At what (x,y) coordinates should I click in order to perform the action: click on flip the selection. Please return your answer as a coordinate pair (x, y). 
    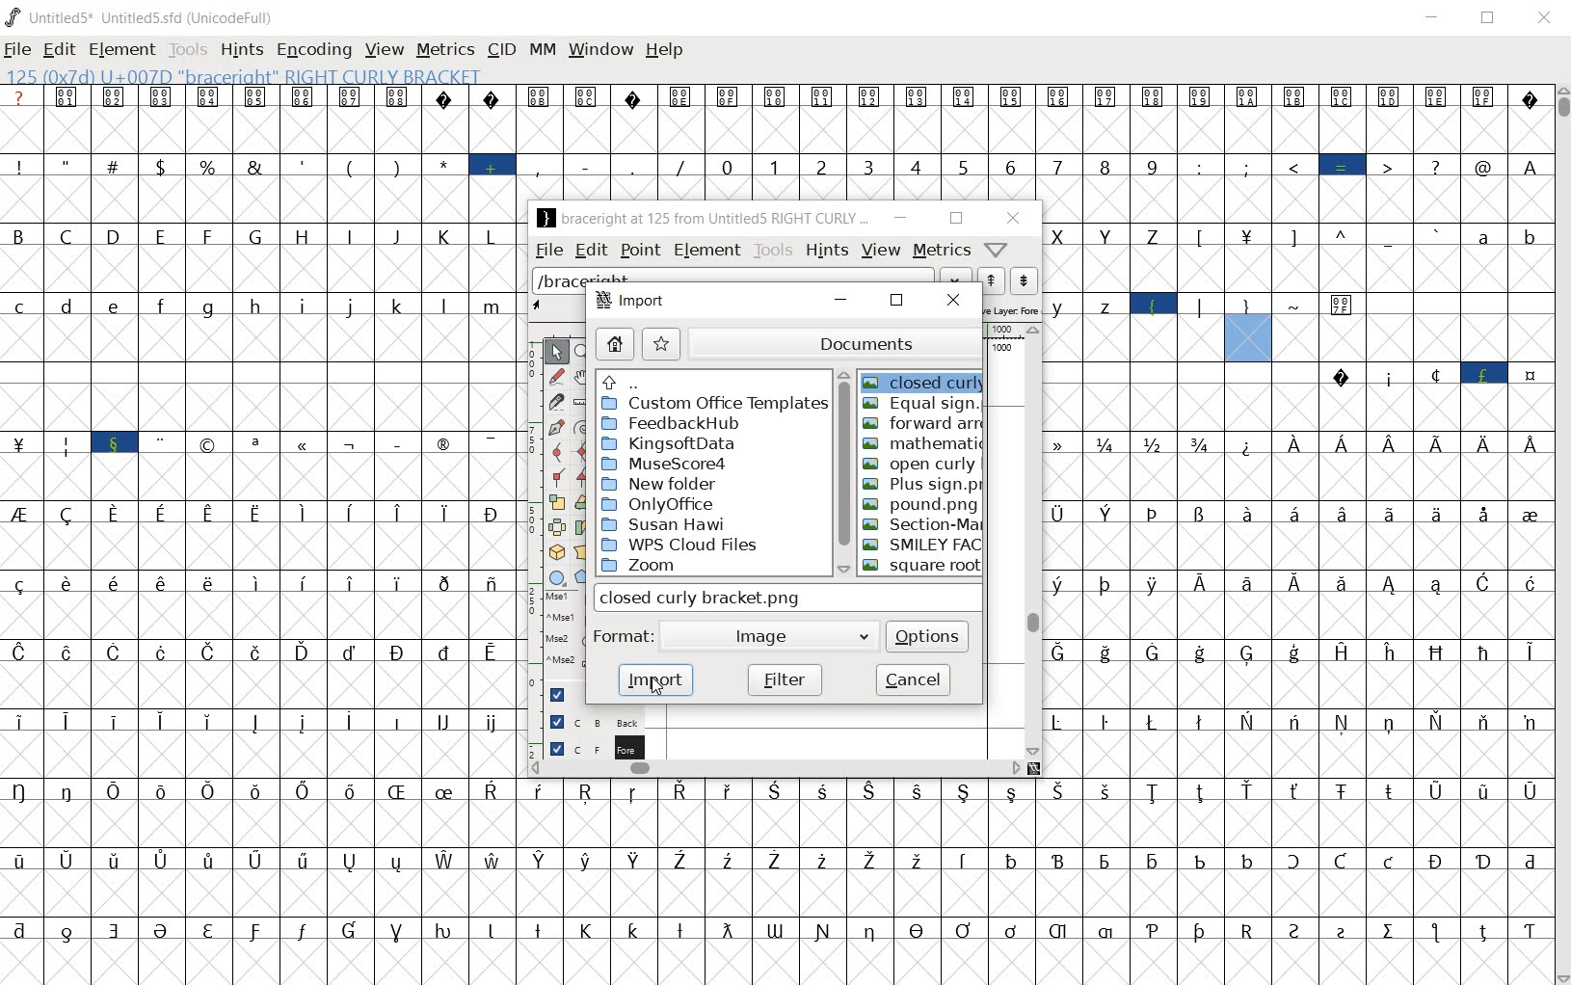
    Looking at the image, I should click on (556, 526).